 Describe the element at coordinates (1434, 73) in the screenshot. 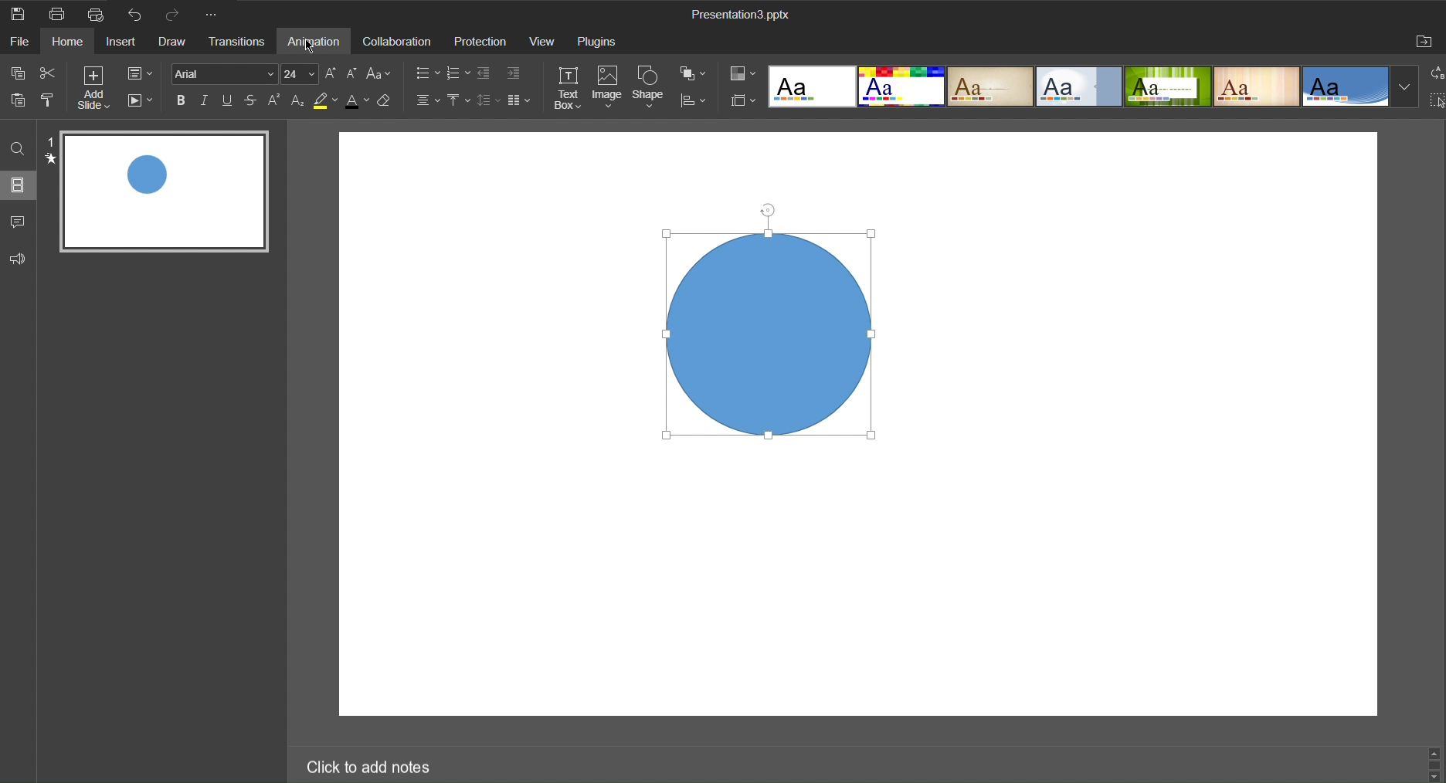

I see `Replace` at that location.